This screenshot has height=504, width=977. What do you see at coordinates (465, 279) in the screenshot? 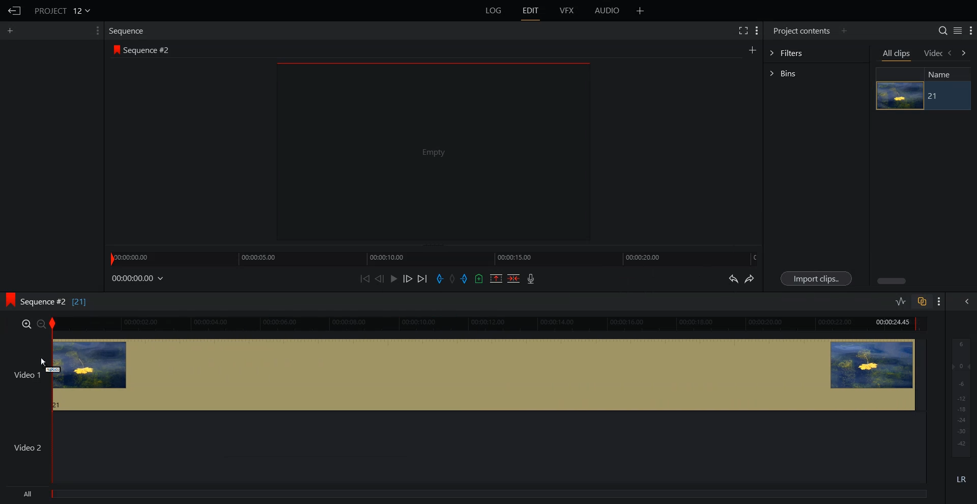
I see `Add out mark in the current video` at bounding box center [465, 279].